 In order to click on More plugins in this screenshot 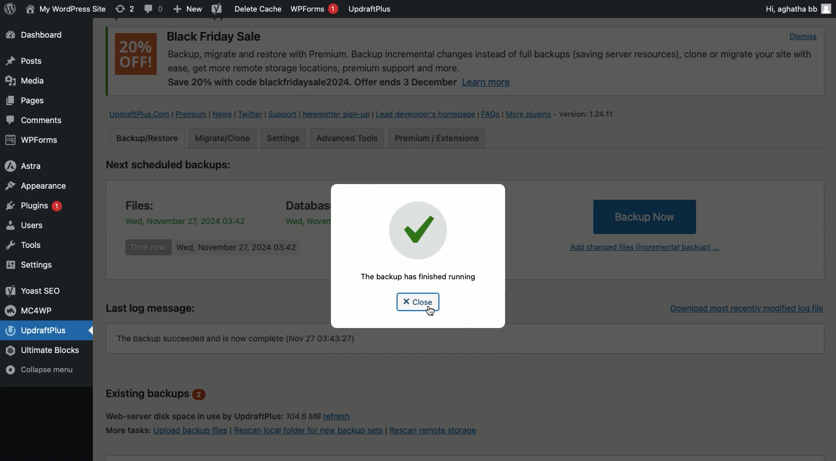, I will do `click(531, 114)`.